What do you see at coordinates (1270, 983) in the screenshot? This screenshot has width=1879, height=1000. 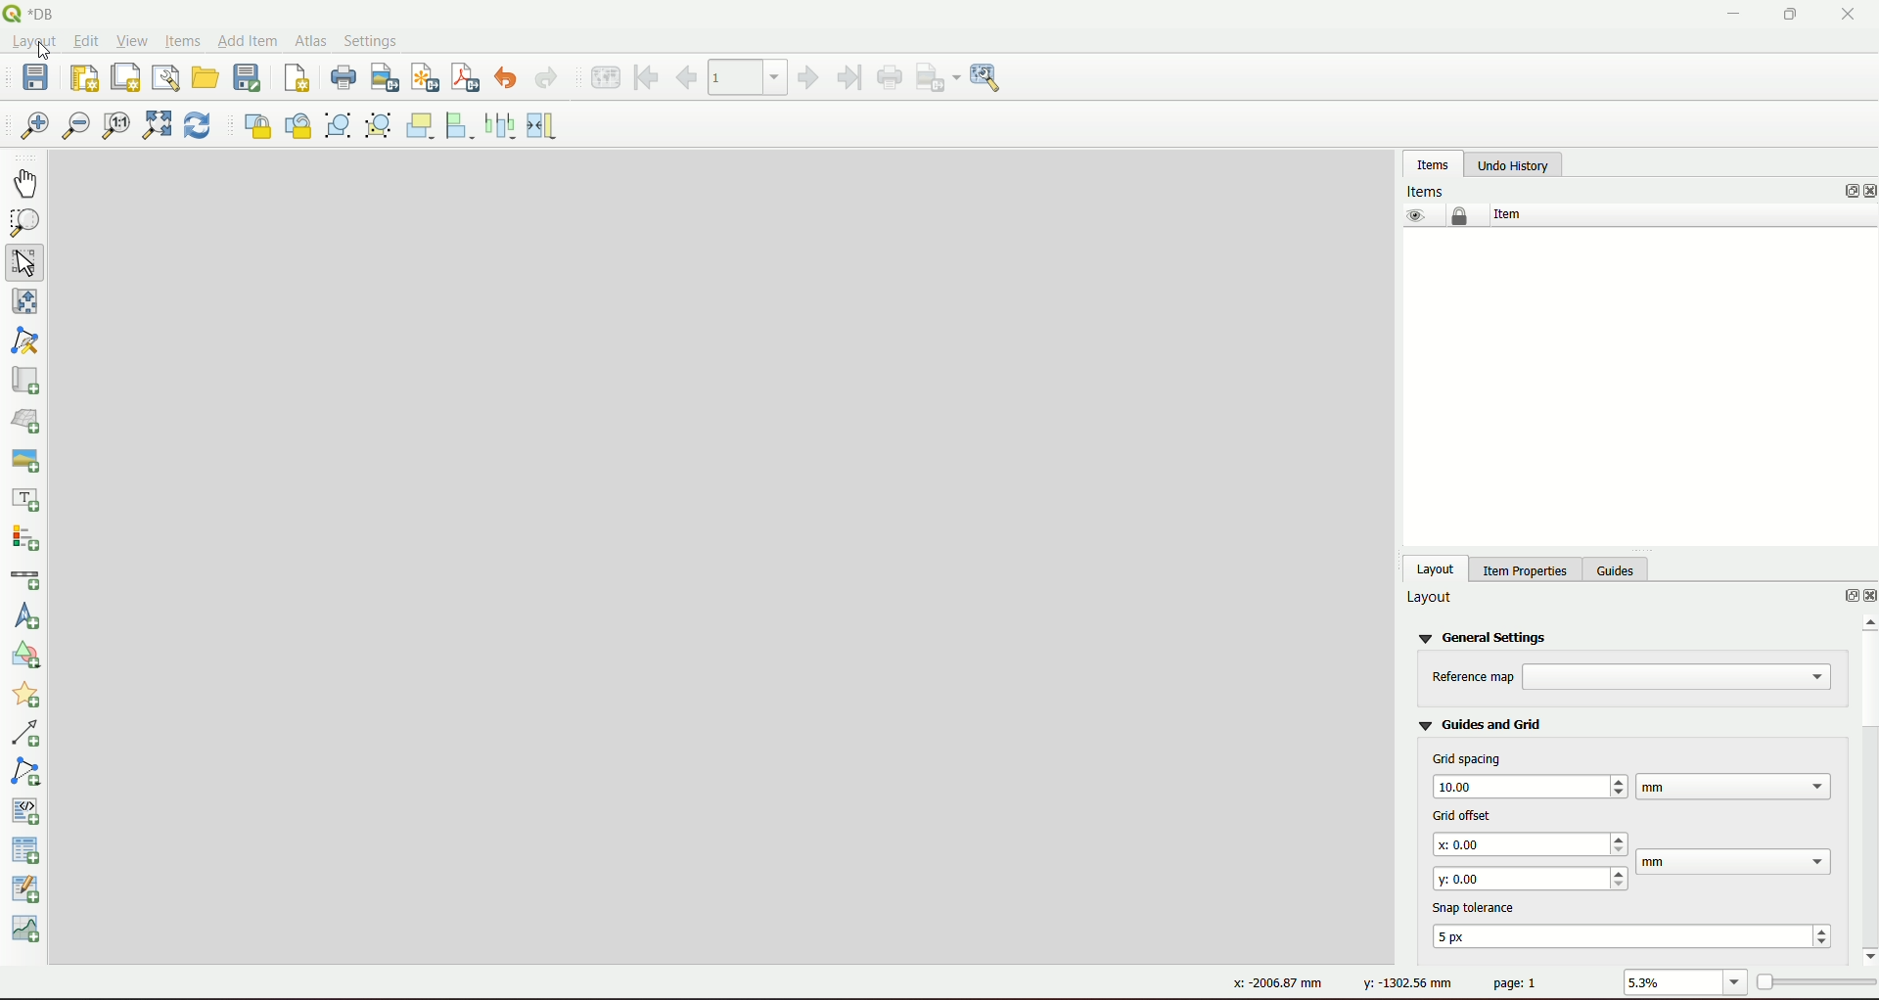 I see `x: -2006.87 mm` at bounding box center [1270, 983].